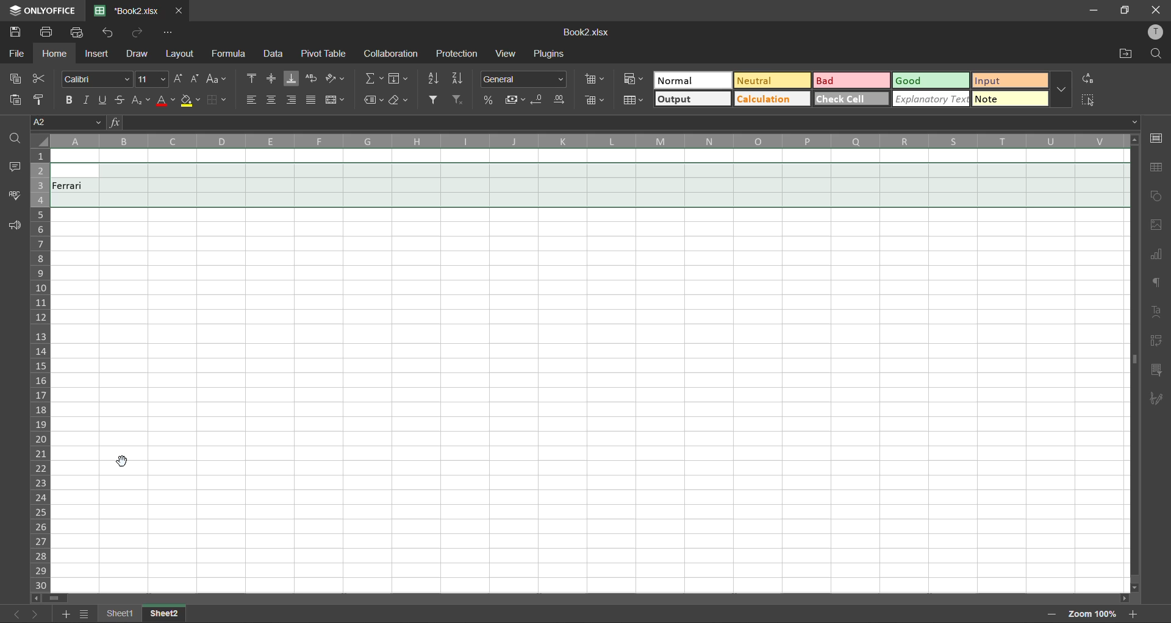 The width and height of the screenshot is (1171, 623). What do you see at coordinates (584, 185) in the screenshot?
I see `unhidden row` at bounding box center [584, 185].